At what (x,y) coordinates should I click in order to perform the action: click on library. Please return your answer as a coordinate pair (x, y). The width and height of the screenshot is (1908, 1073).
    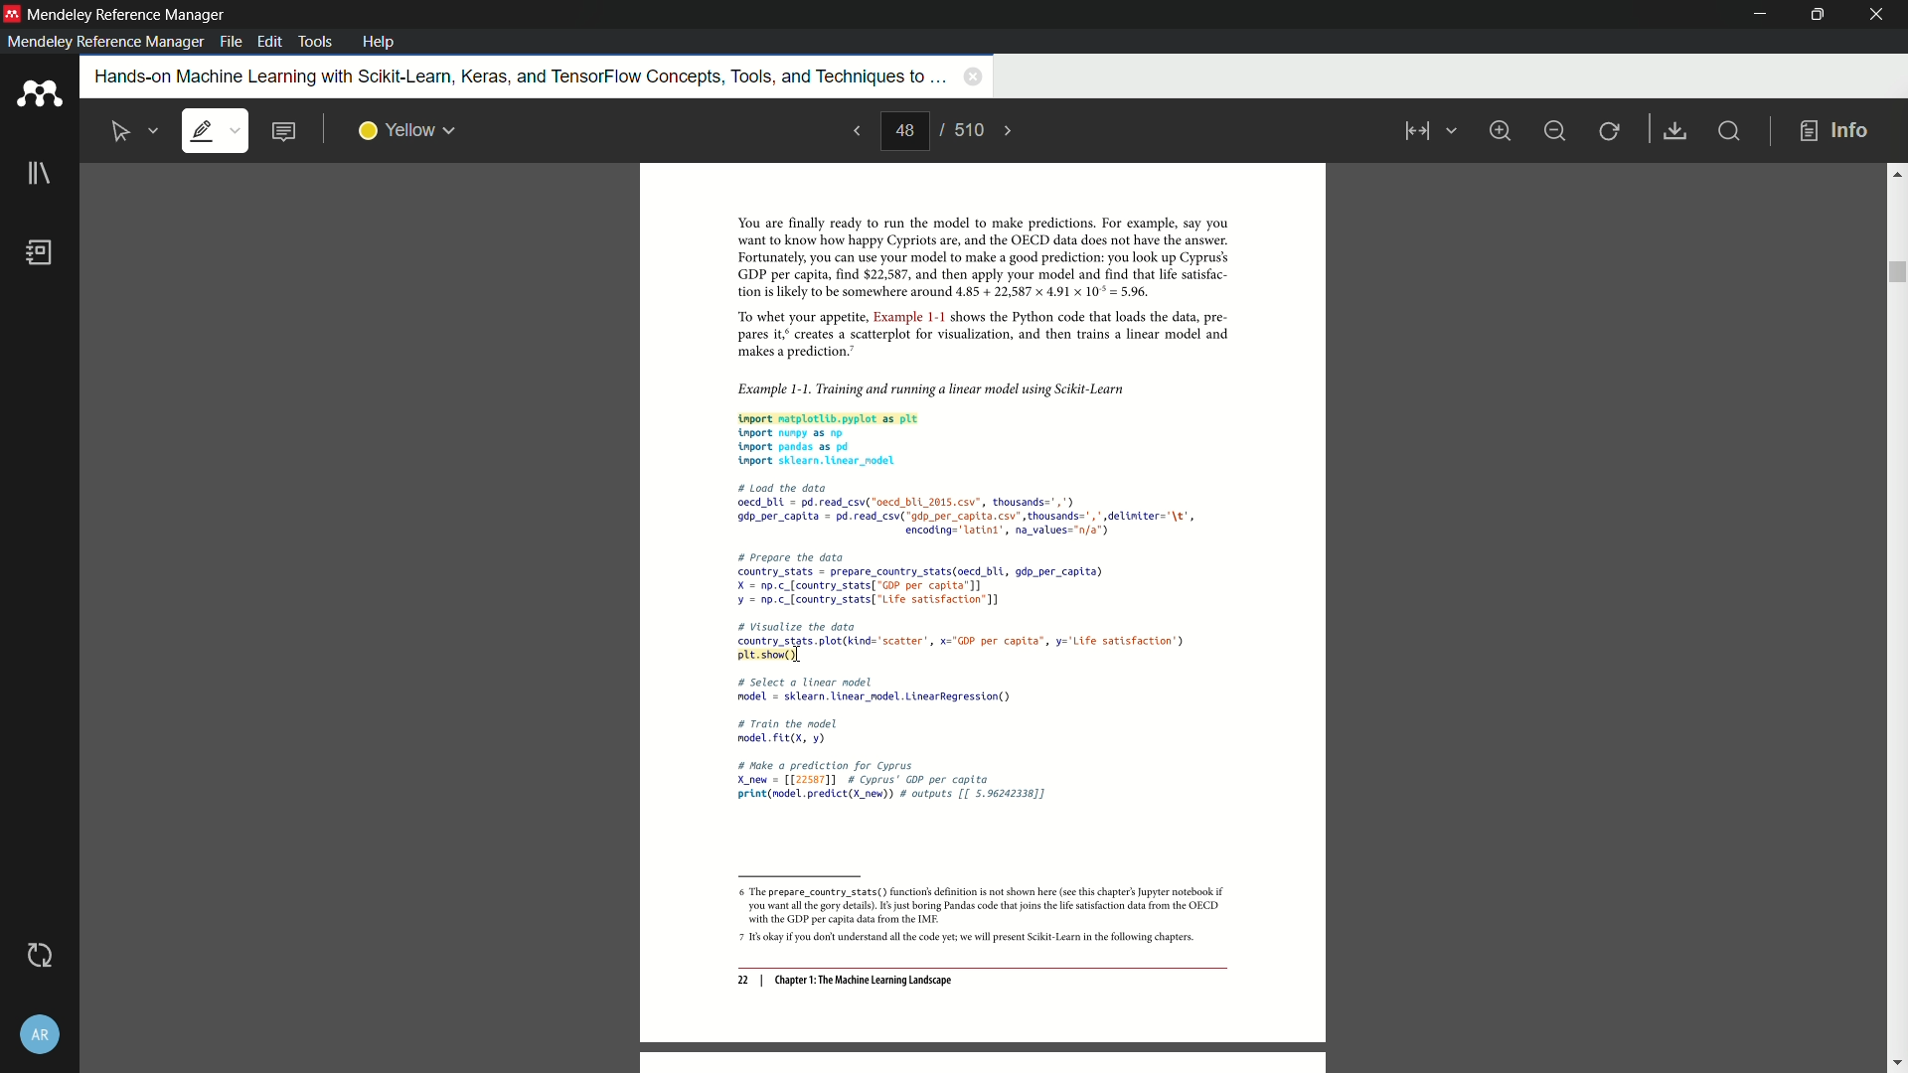
    Looking at the image, I should click on (39, 175).